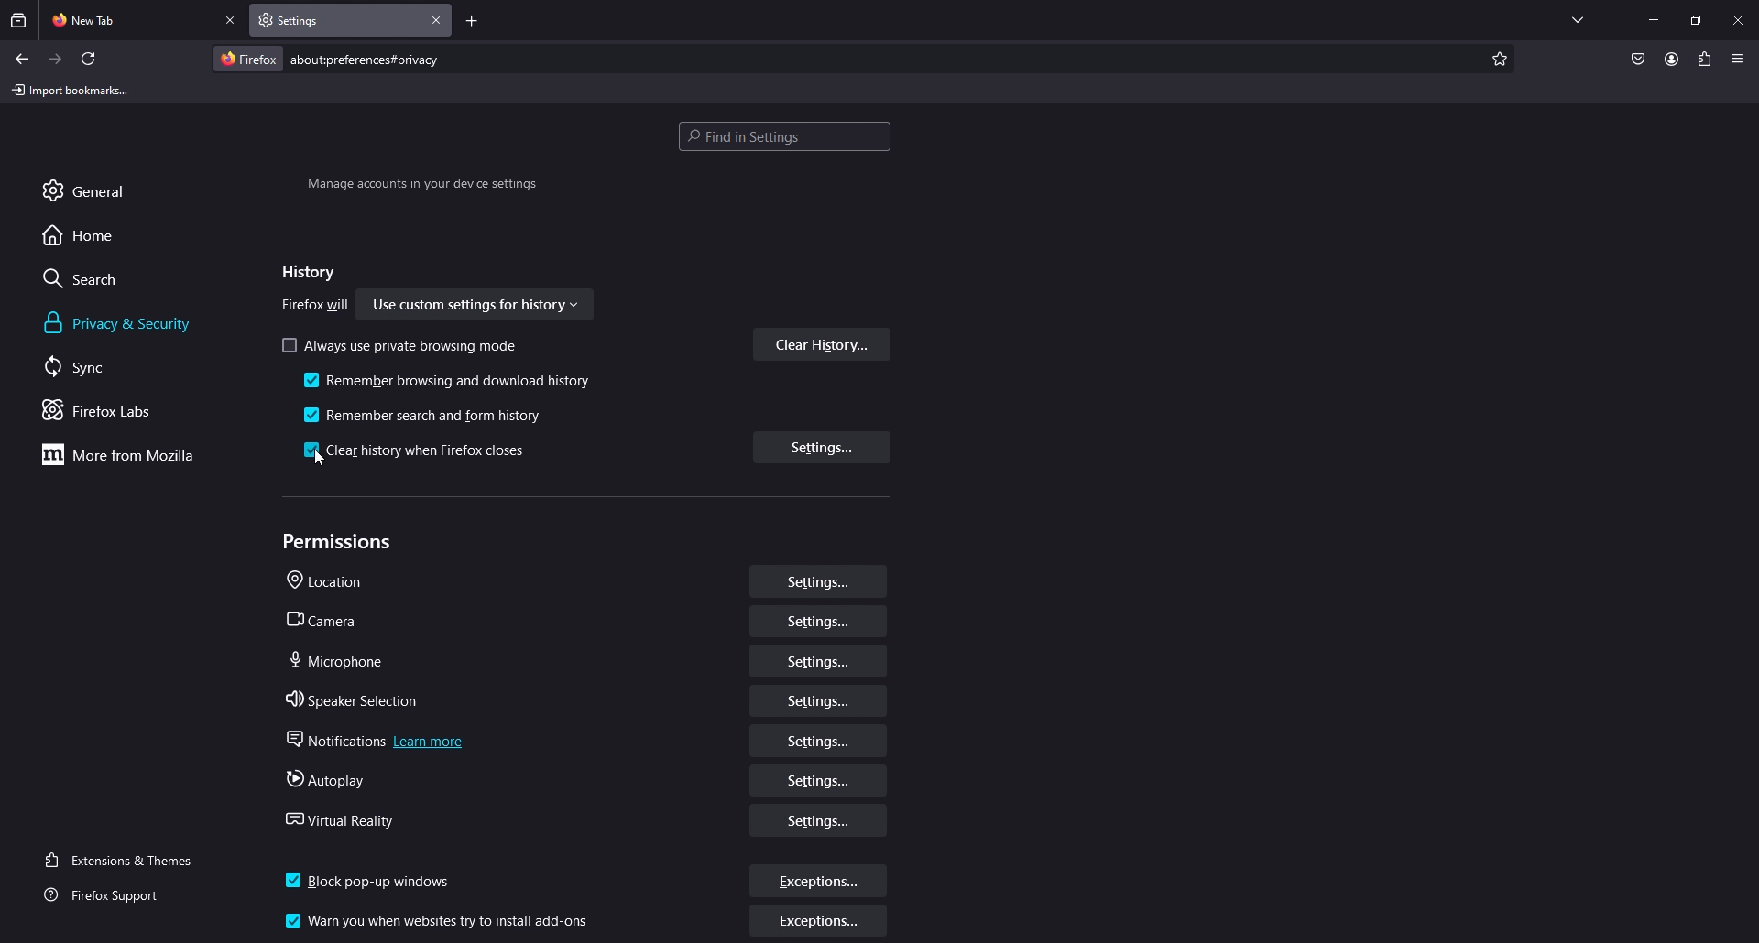 This screenshot has width=1759, height=943. I want to click on add tab, so click(472, 23).